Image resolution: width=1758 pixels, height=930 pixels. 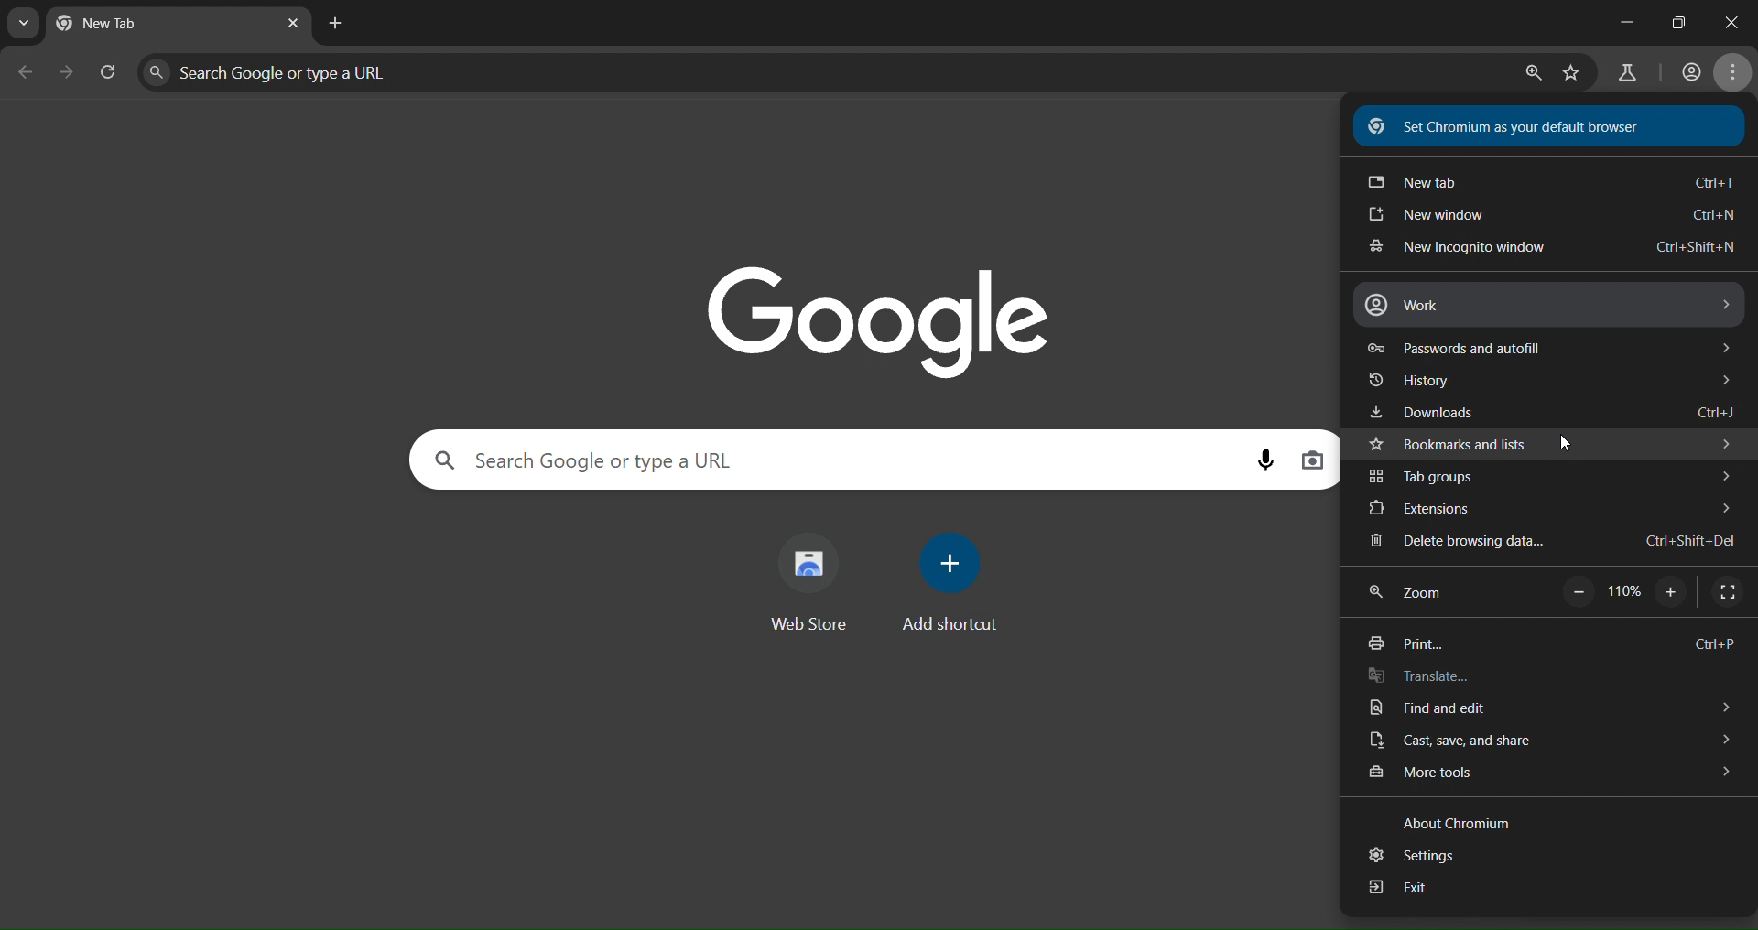 What do you see at coordinates (331, 23) in the screenshot?
I see `new tab` at bounding box center [331, 23].